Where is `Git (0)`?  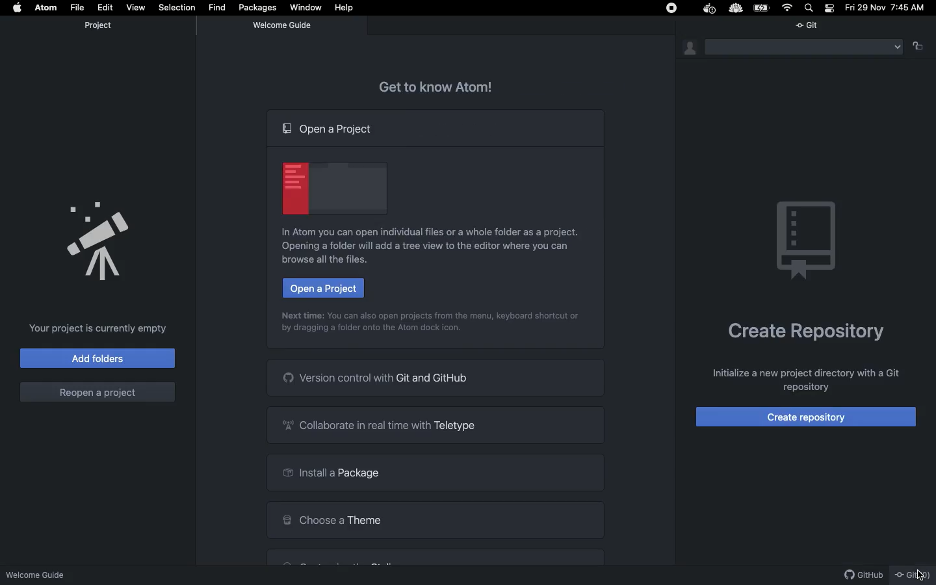
Git (0) is located at coordinates (912, 574).